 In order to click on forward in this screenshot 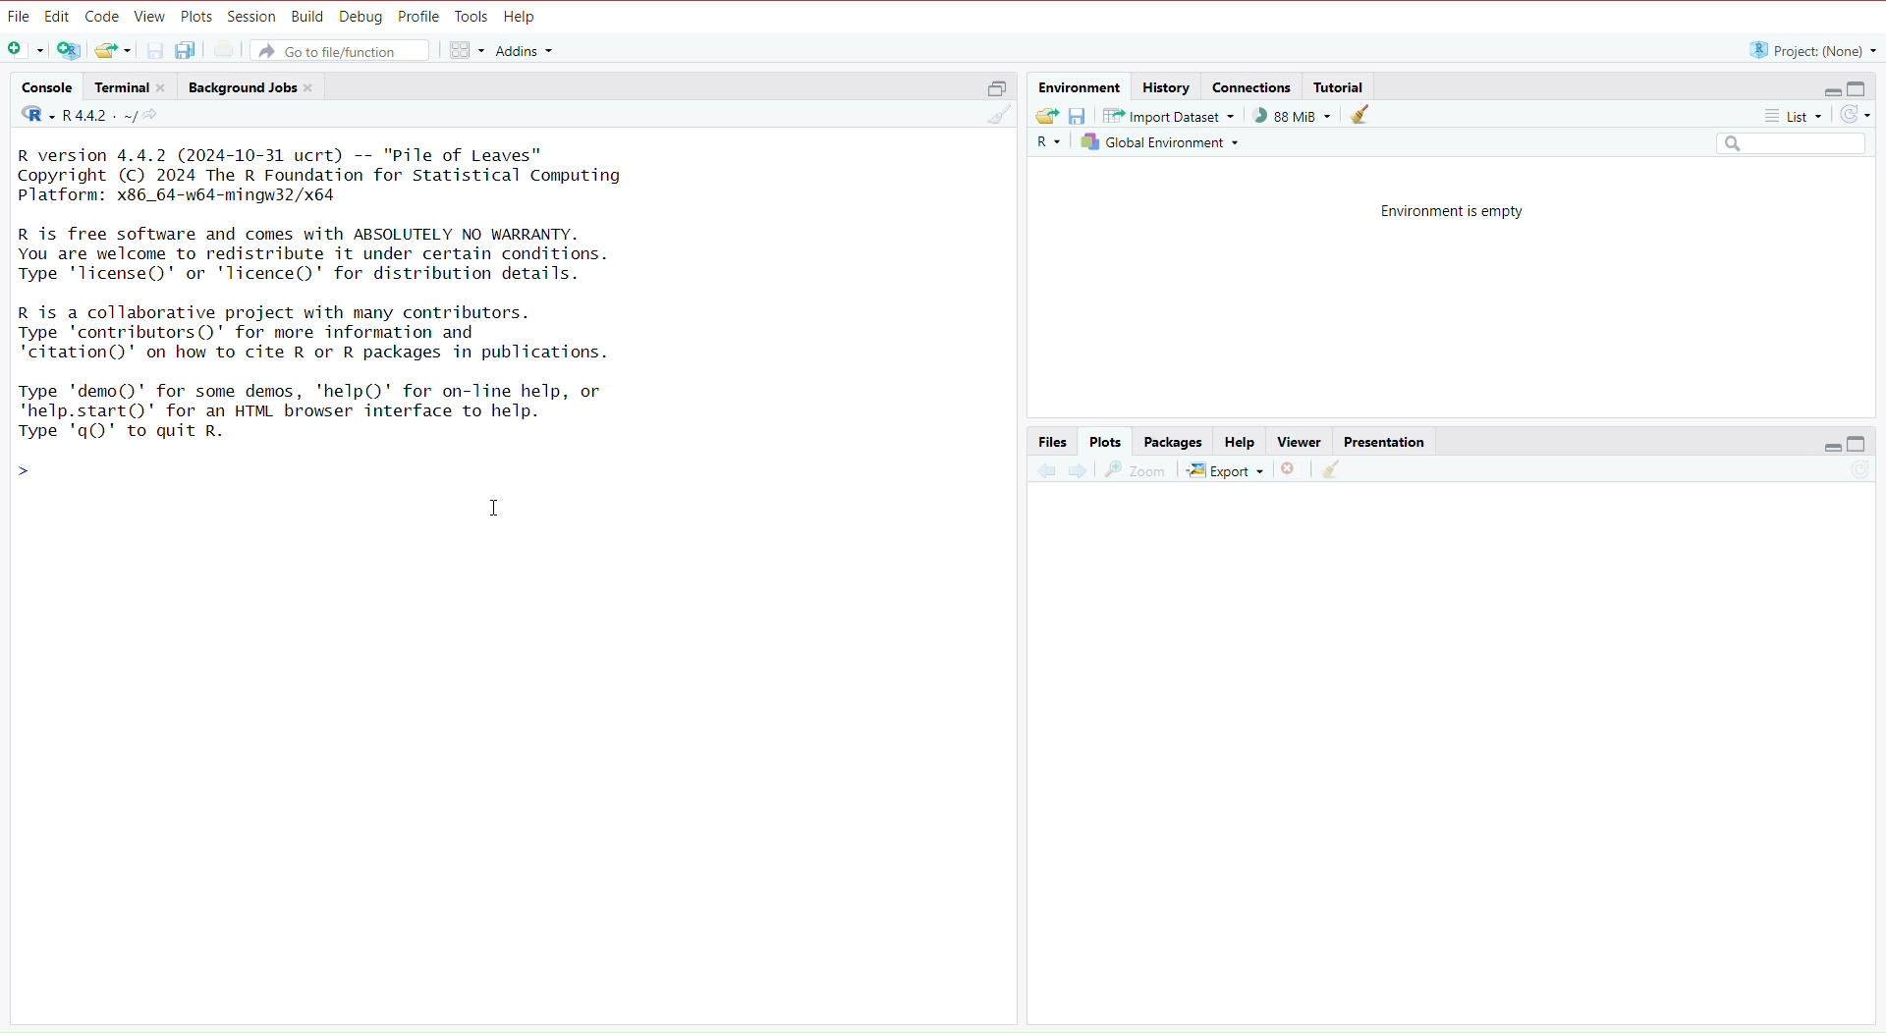, I will do `click(1078, 474)`.